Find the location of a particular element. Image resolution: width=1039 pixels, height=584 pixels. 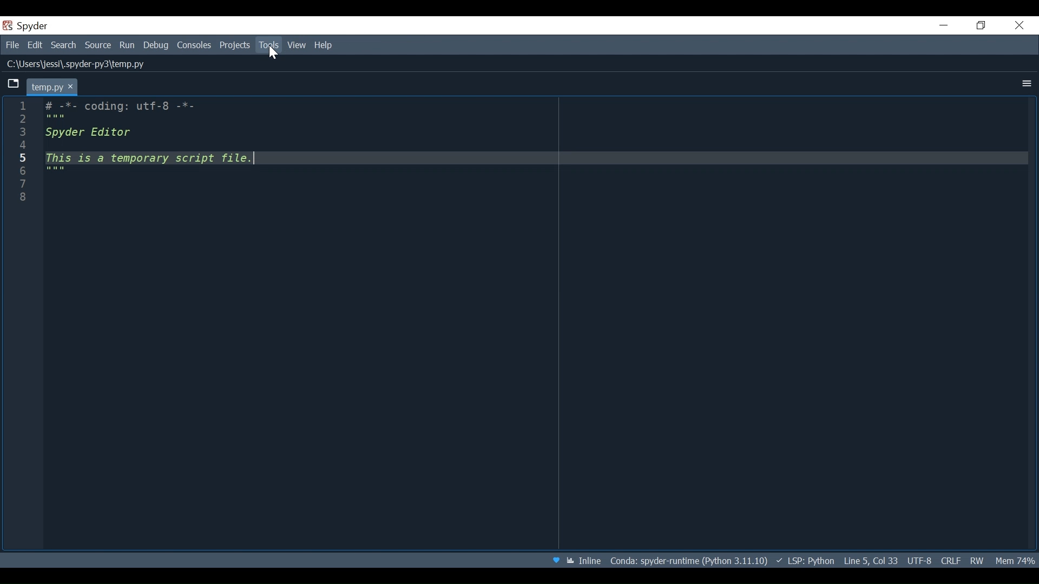

Search is located at coordinates (63, 45).